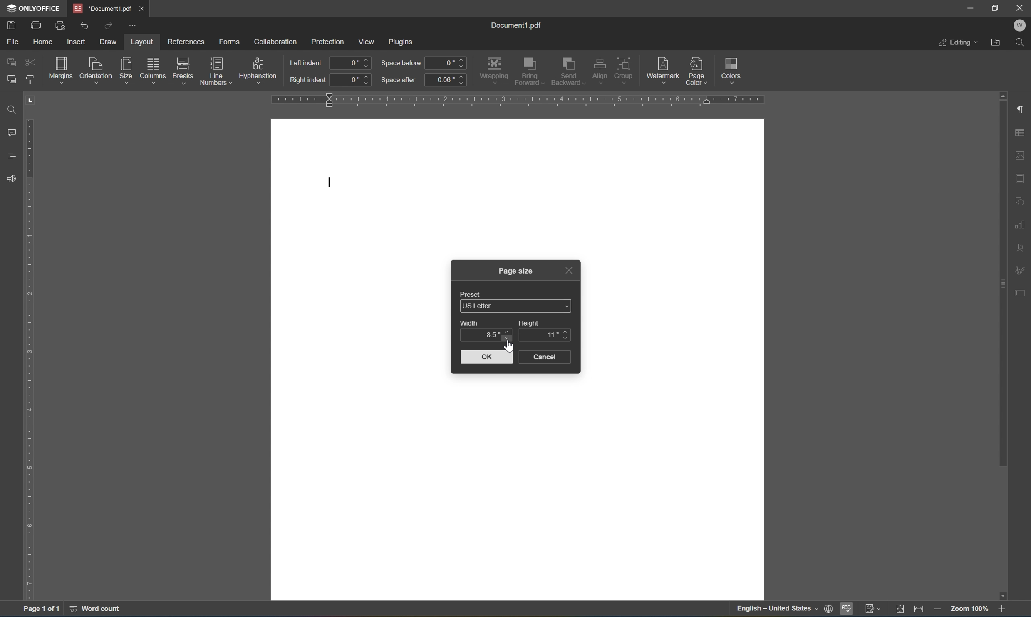 Image resolution: width=1031 pixels, height=617 pixels. What do you see at coordinates (307, 81) in the screenshot?
I see `right indent` at bounding box center [307, 81].